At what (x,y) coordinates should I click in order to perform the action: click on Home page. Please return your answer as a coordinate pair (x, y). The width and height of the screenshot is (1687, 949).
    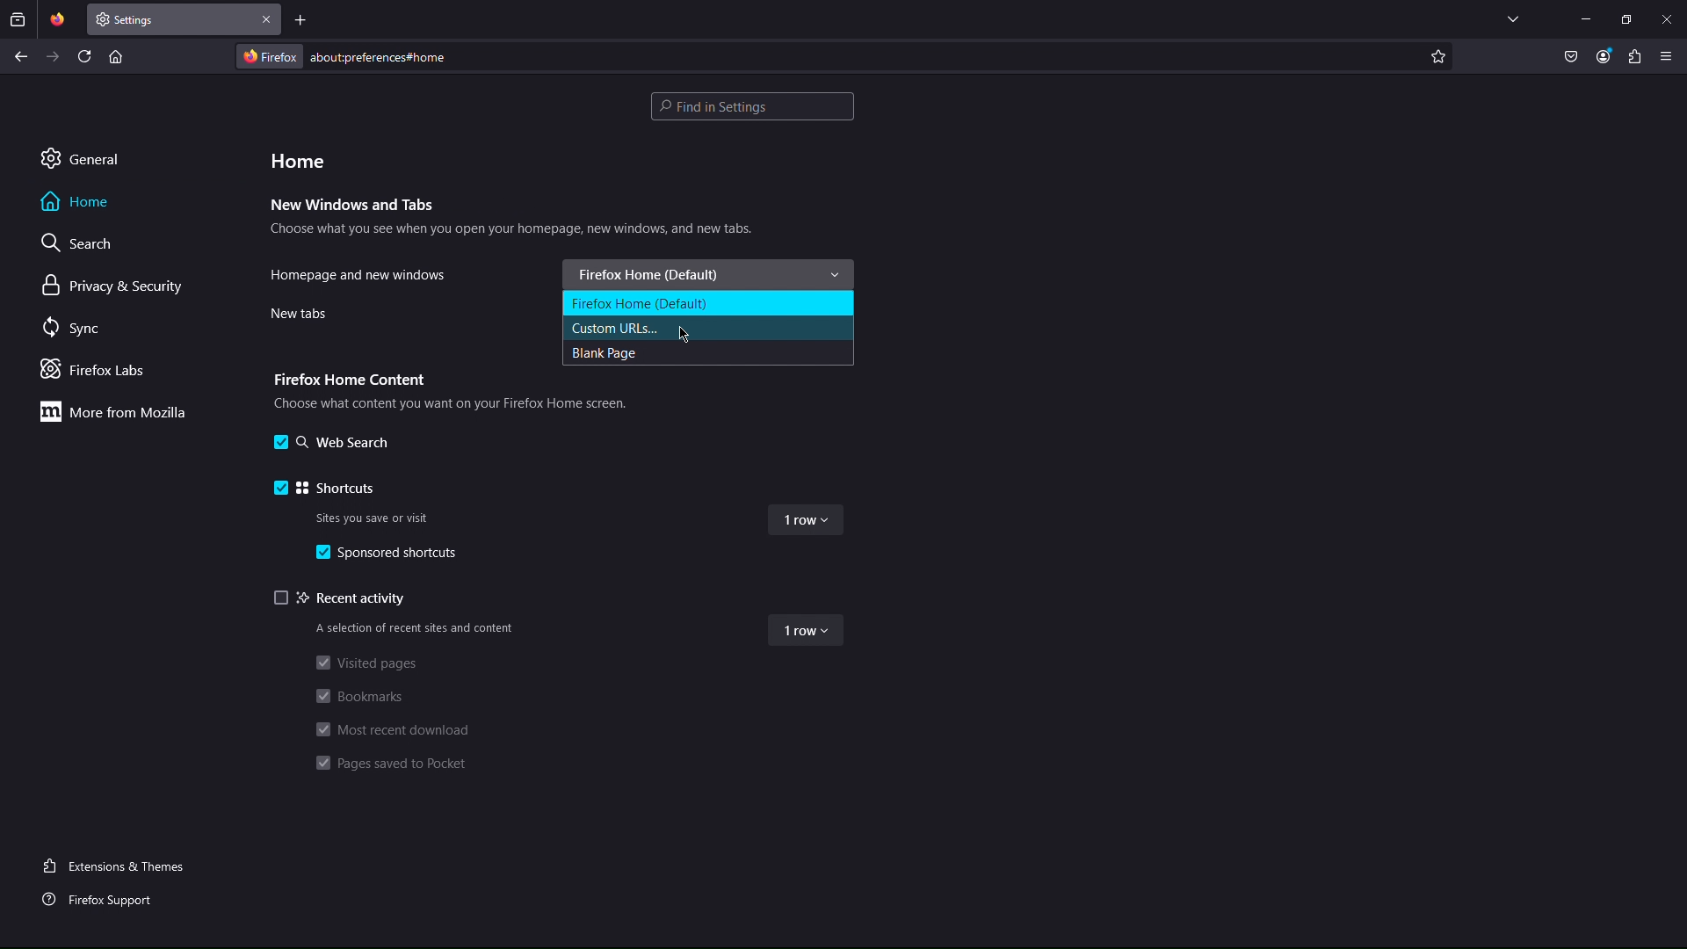
    Looking at the image, I should click on (115, 55).